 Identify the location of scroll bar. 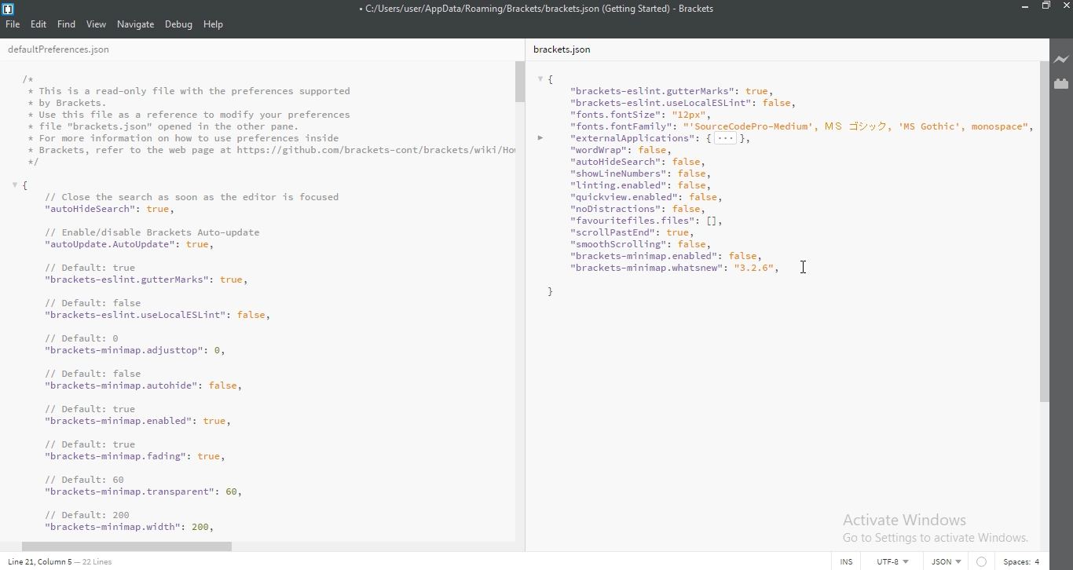
(1044, 236).